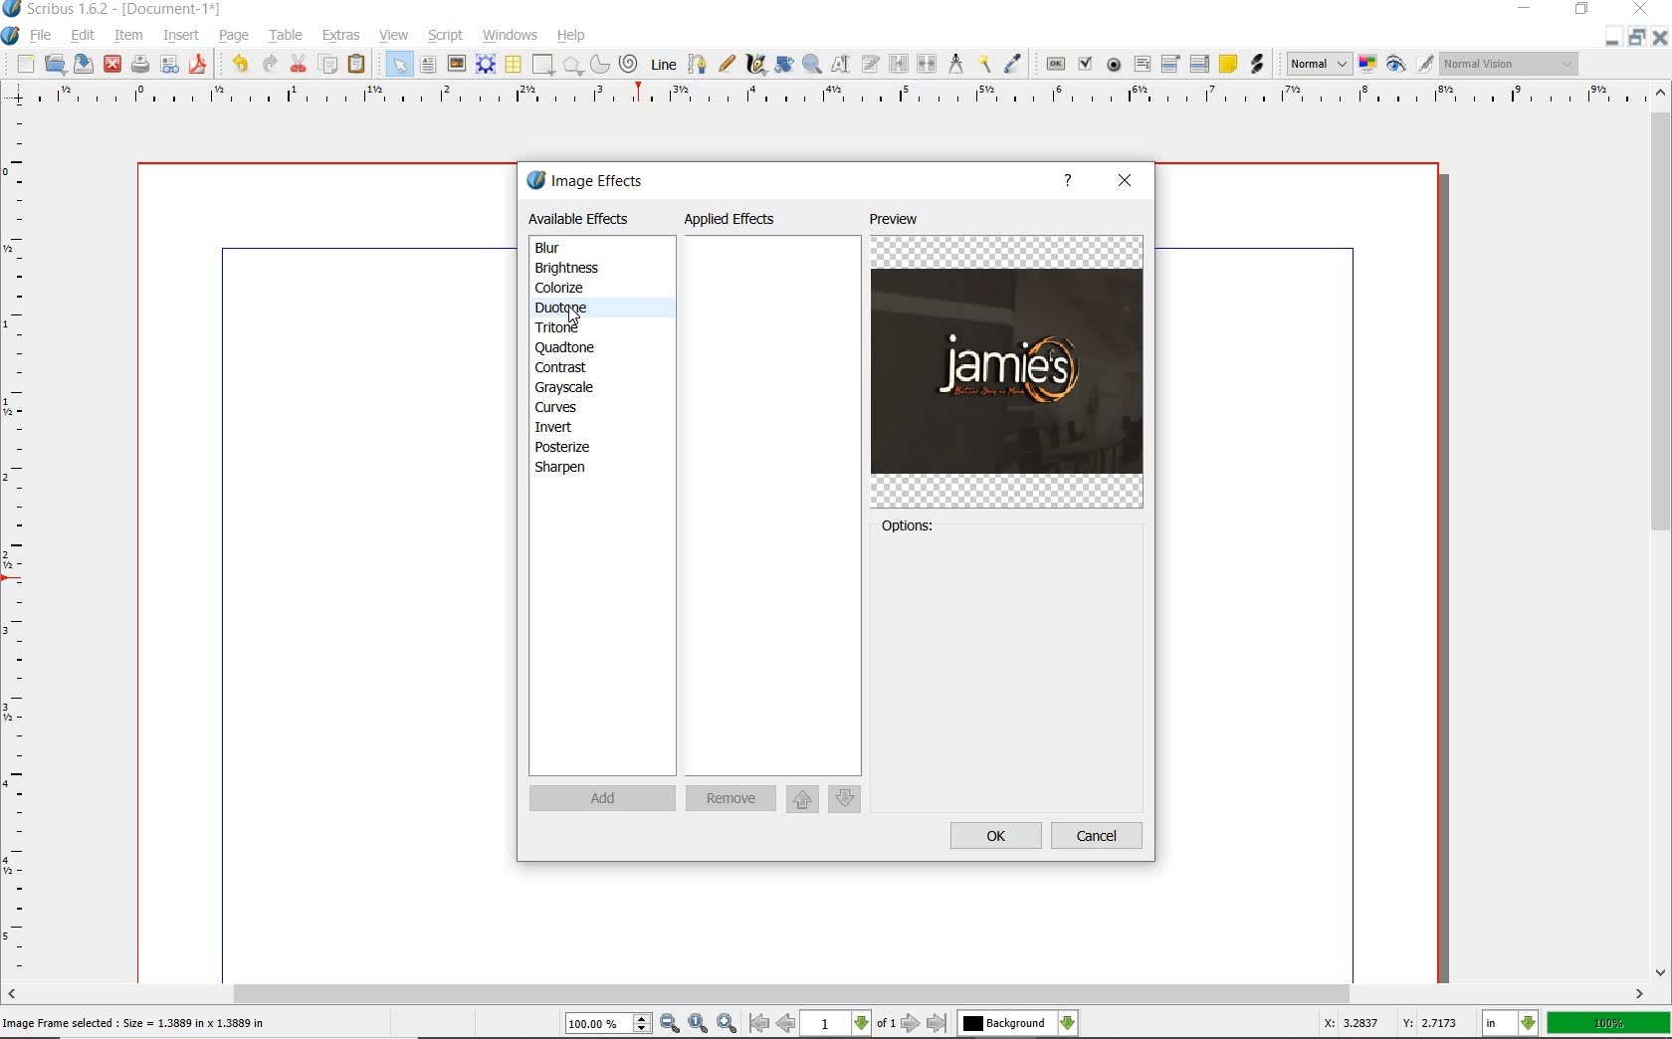 The image size is (1672, 1039). Describe the element at coordinates (1124, 182) in the screenshot. I see `close` at that location.